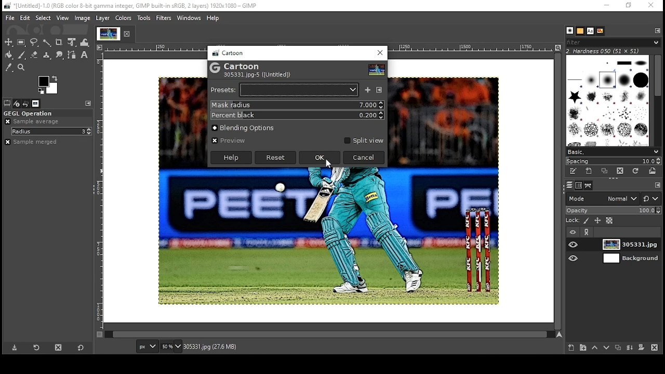  I want to click on edit, so click(26, 18).